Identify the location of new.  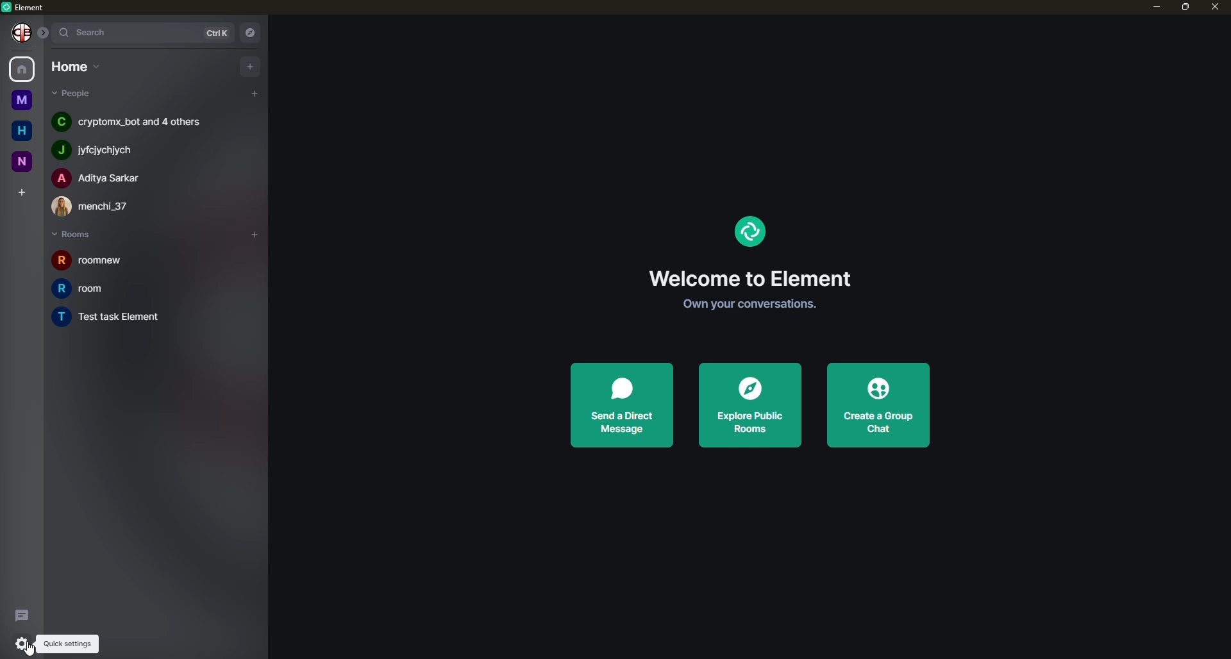
(21, 162).